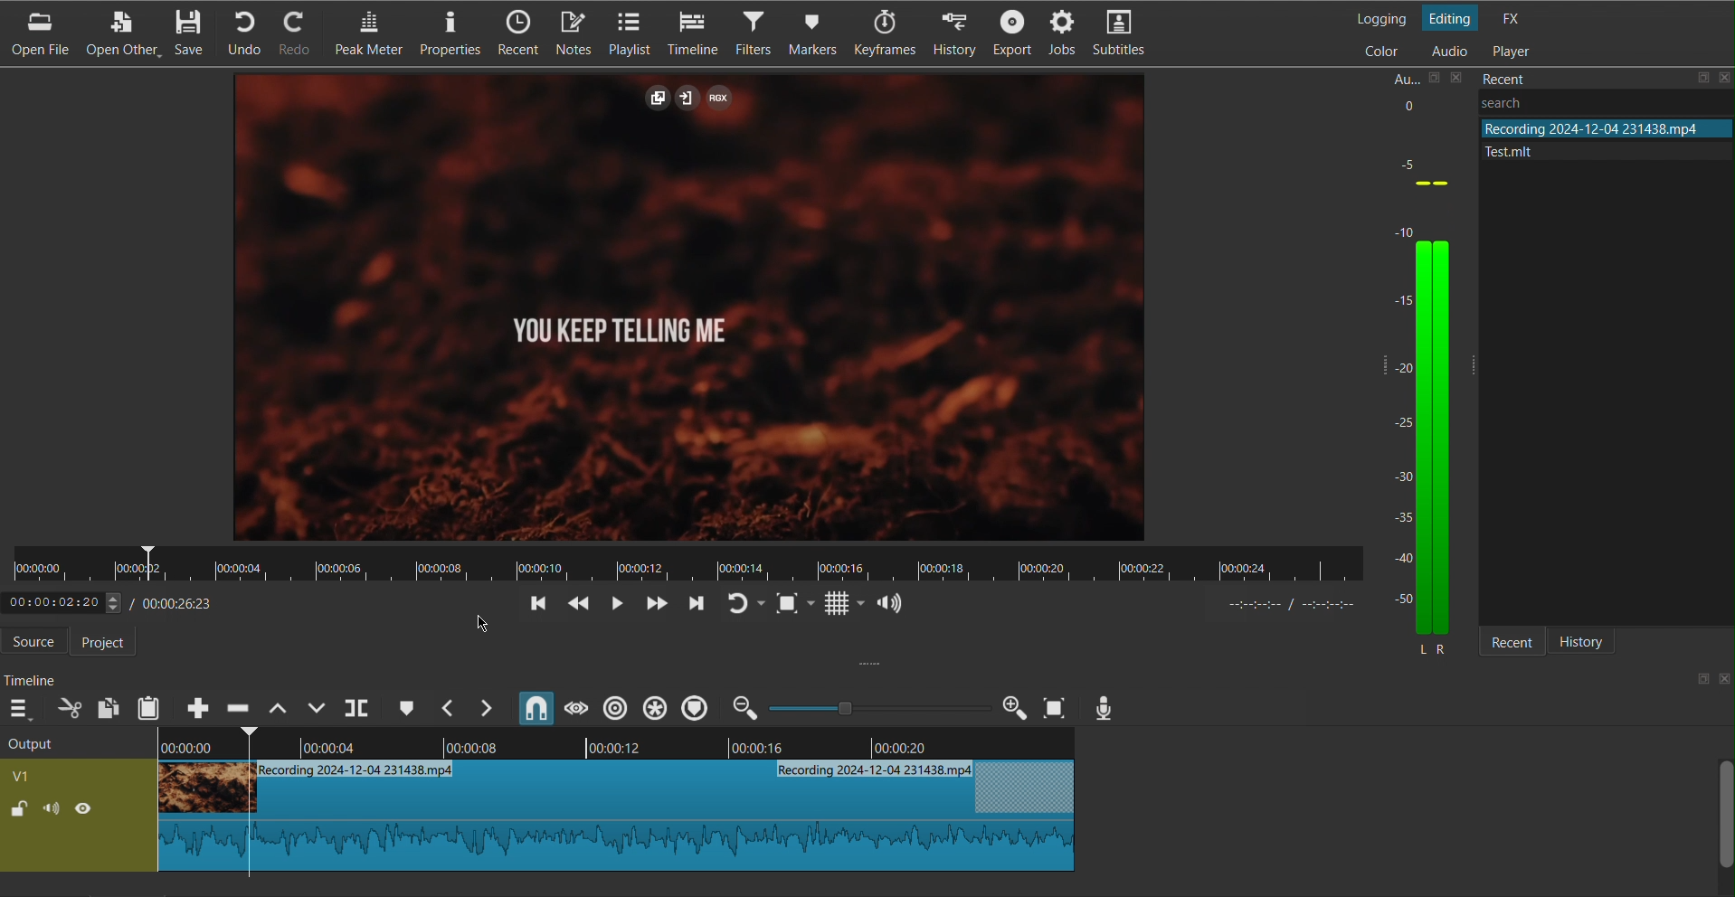 The width and height of the screenshot is (1735, 897). I want to click on Keyframes, so click(883, 37).